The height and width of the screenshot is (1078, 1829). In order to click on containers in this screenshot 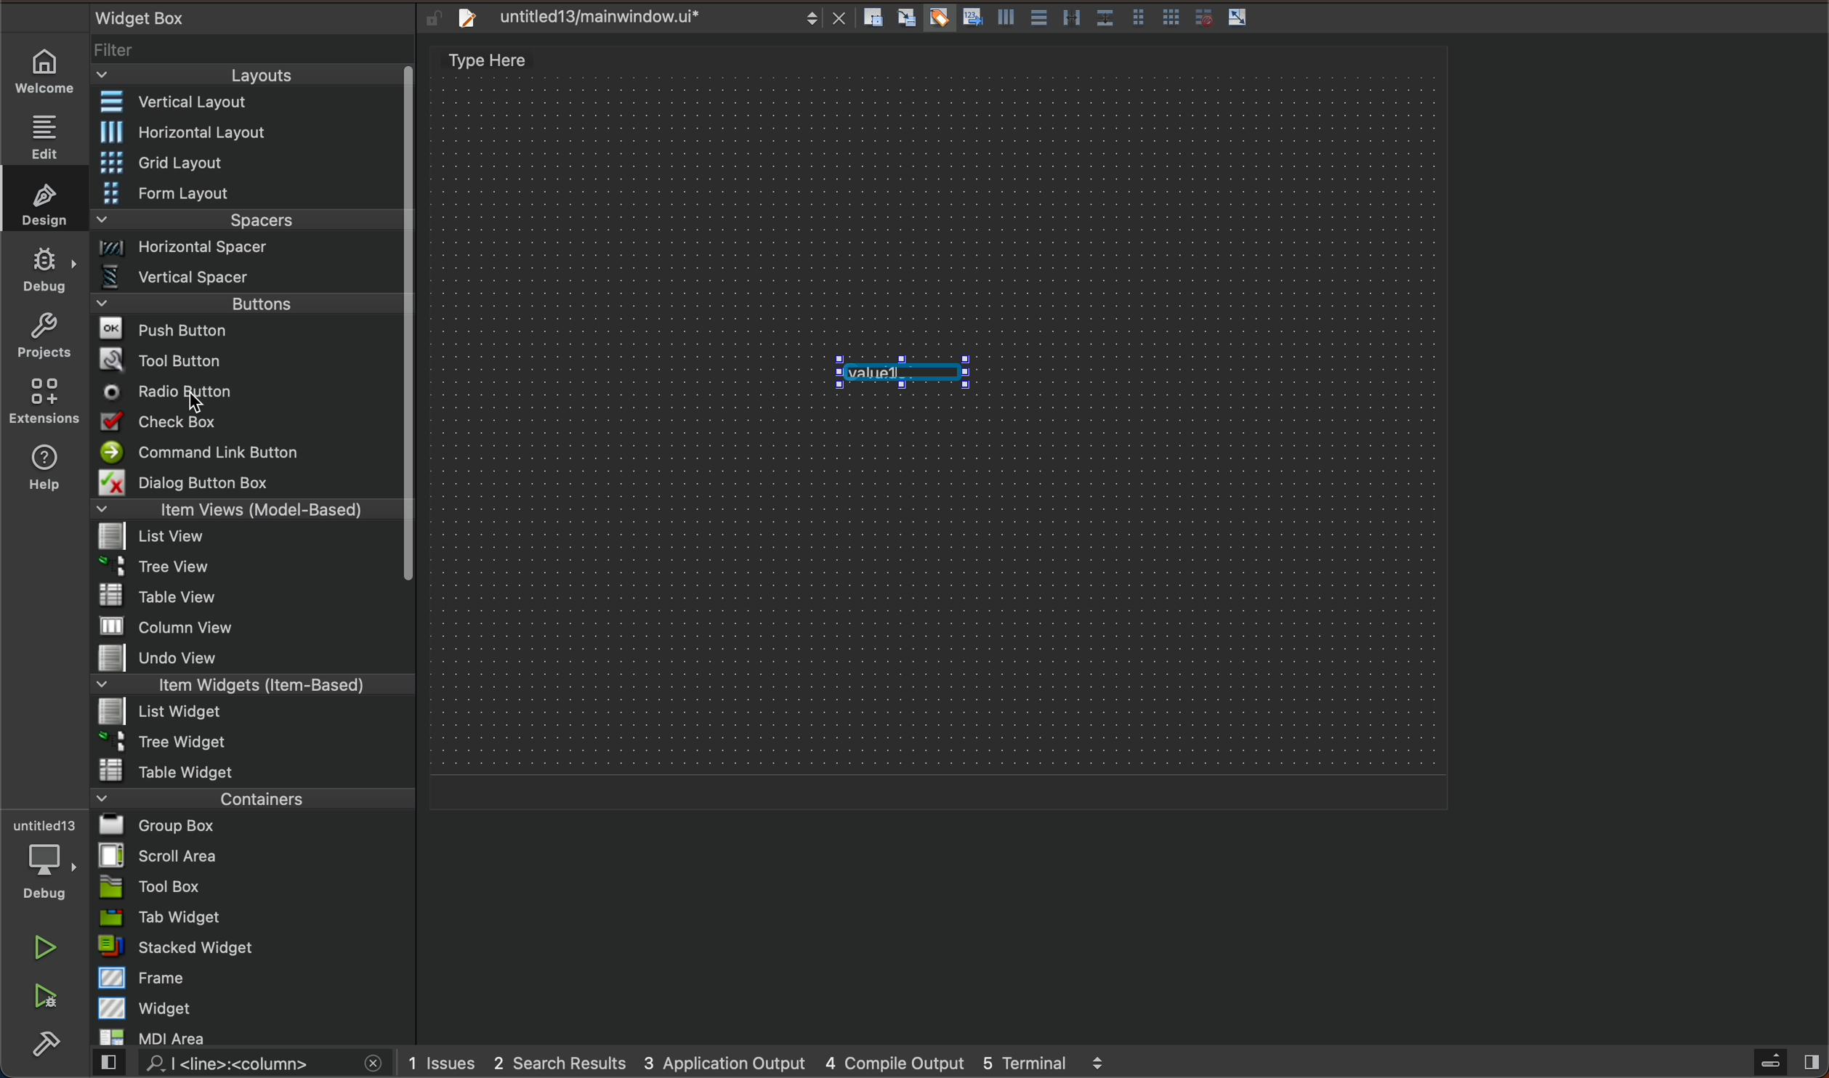, I will do `click(248, 798)`.